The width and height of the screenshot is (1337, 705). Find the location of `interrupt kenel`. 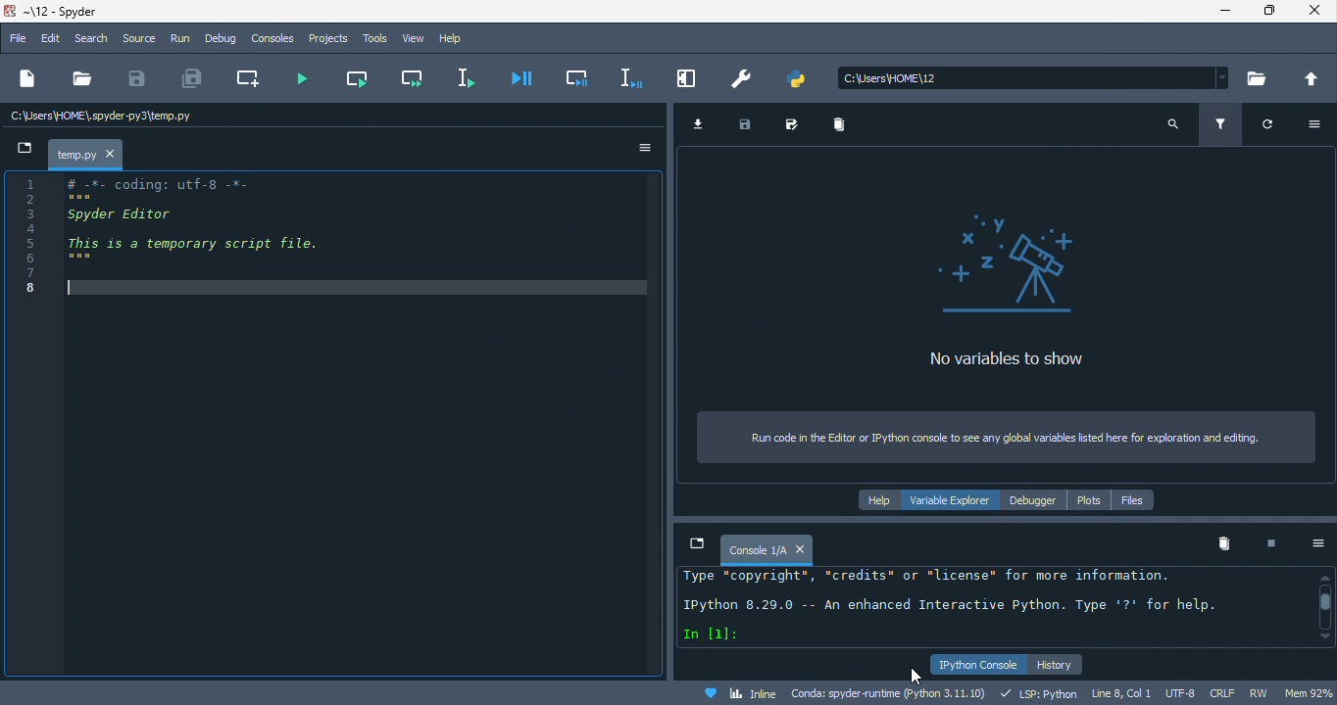

interrupt kenel is located at coordinates (1263, 544).